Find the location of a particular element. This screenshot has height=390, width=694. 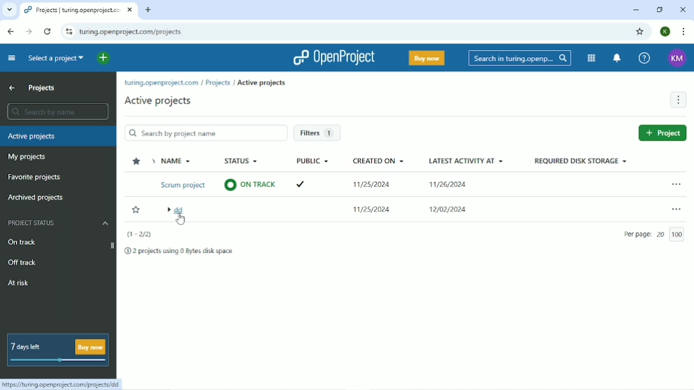

Add to favorits is located at coordinates (137, 209).